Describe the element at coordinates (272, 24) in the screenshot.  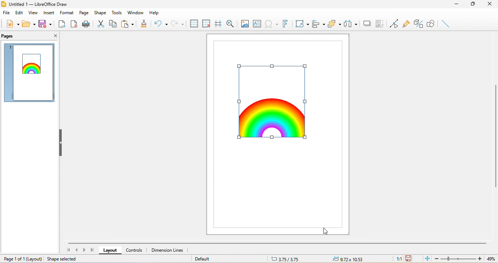
I see `special character` at that location.